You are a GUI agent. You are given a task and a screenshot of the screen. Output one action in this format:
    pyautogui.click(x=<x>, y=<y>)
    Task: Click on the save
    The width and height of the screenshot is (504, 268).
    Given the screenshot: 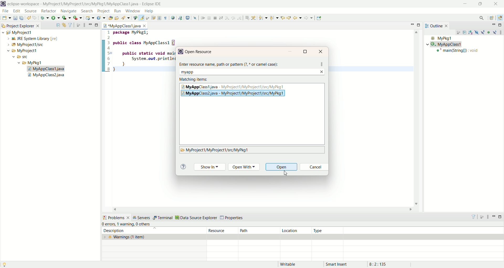 What is the action you would take?
    pyautogui.click(x=15, y=18)
    